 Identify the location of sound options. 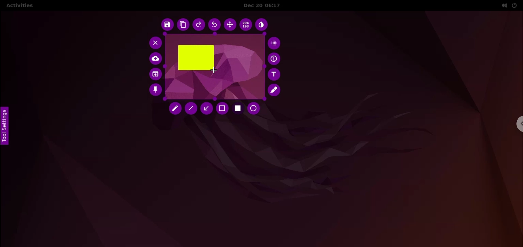
(503, 5).